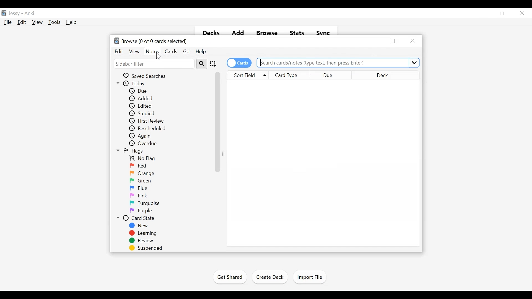 The height and width of the screenshot is (299, 532). I want to click on Anki Desktop Icon, so click(4, 13).